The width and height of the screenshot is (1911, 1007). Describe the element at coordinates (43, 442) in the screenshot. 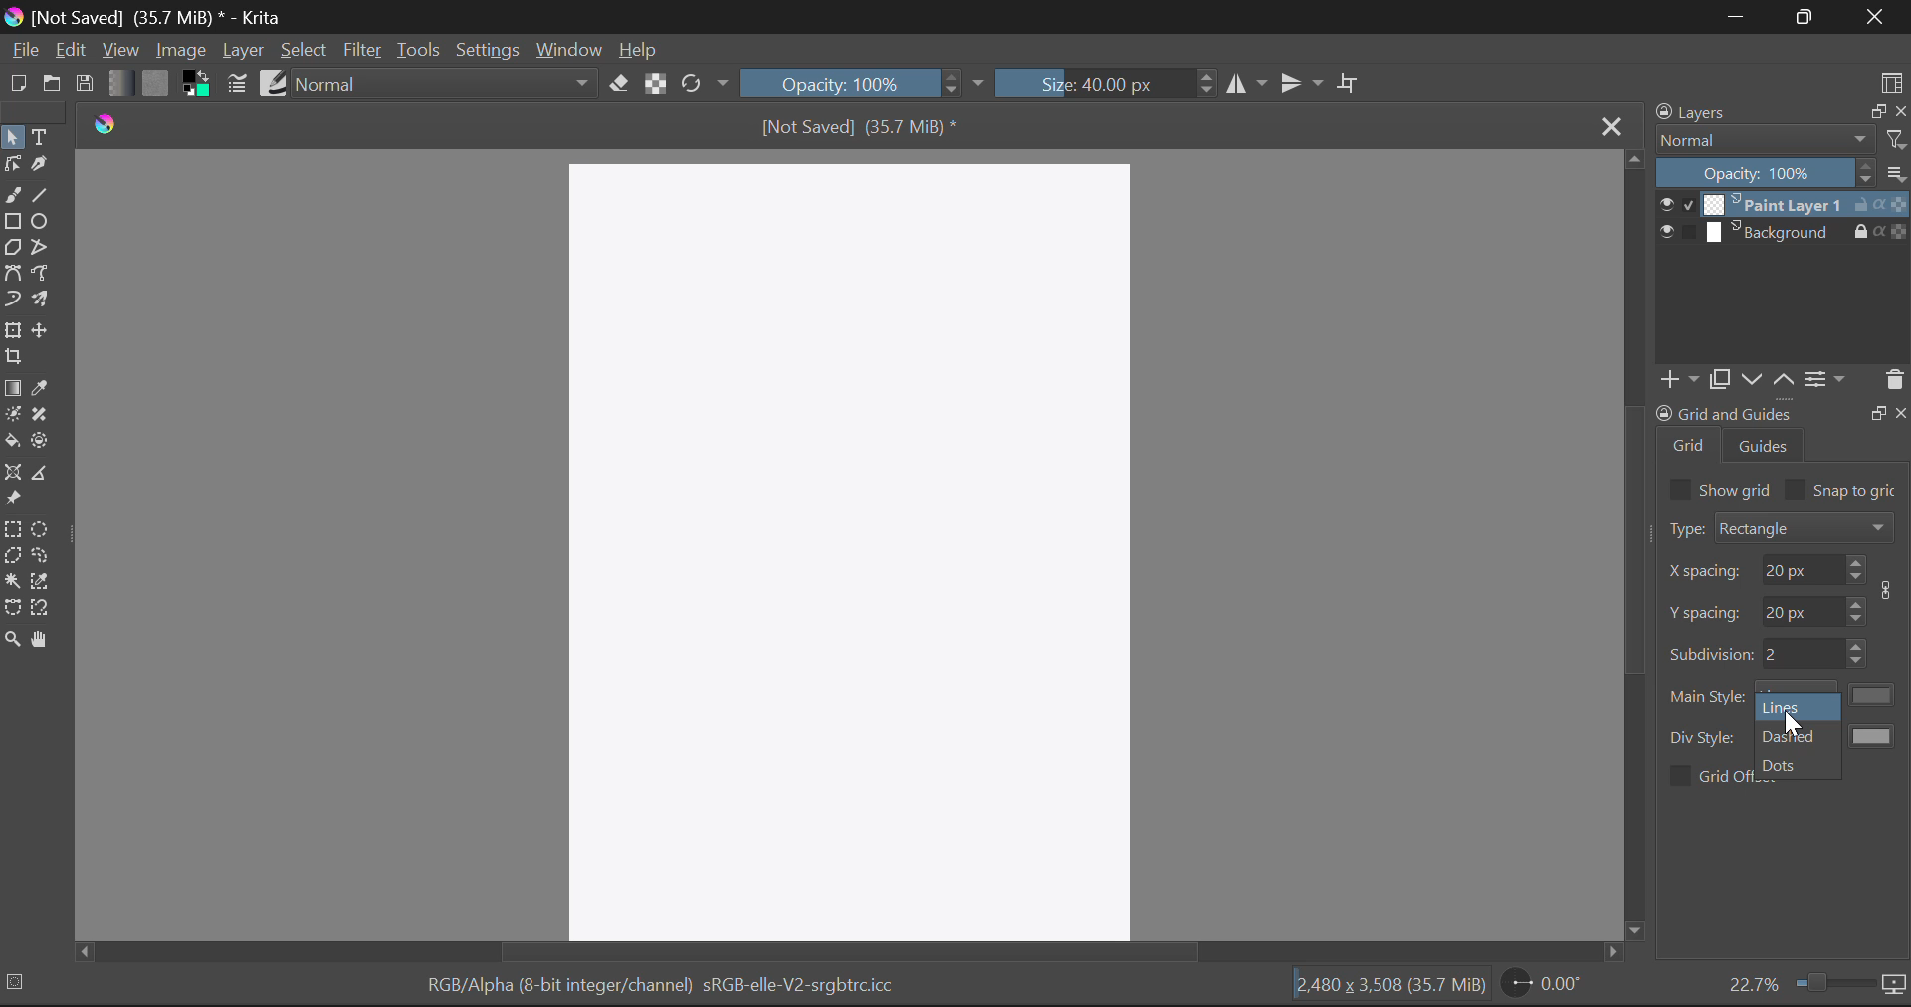

I see `Enclose and fill` at that location.